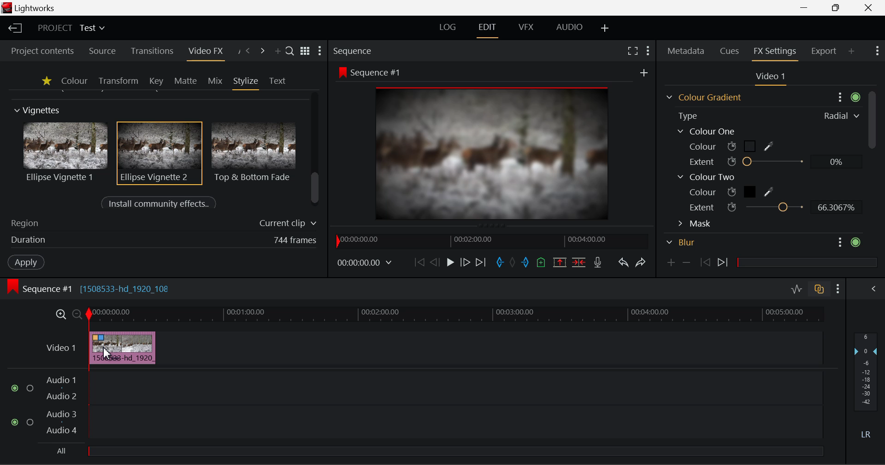 The width and height of the screenshot is (885, 465). Describe the element at coordinates (580, 260) in the screenshot. I see `Delete/Cut` at that location.